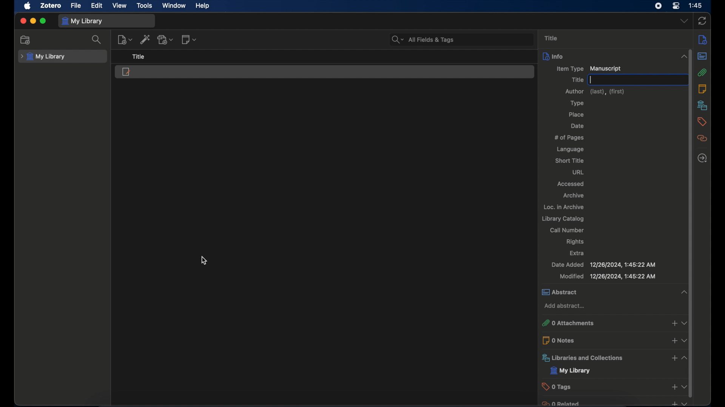 The width and height of the screenshot is (725, 407). What do you see at coordinates (676, 6) in the screenshot?
I see `control center` at bounding box center [676, 6].